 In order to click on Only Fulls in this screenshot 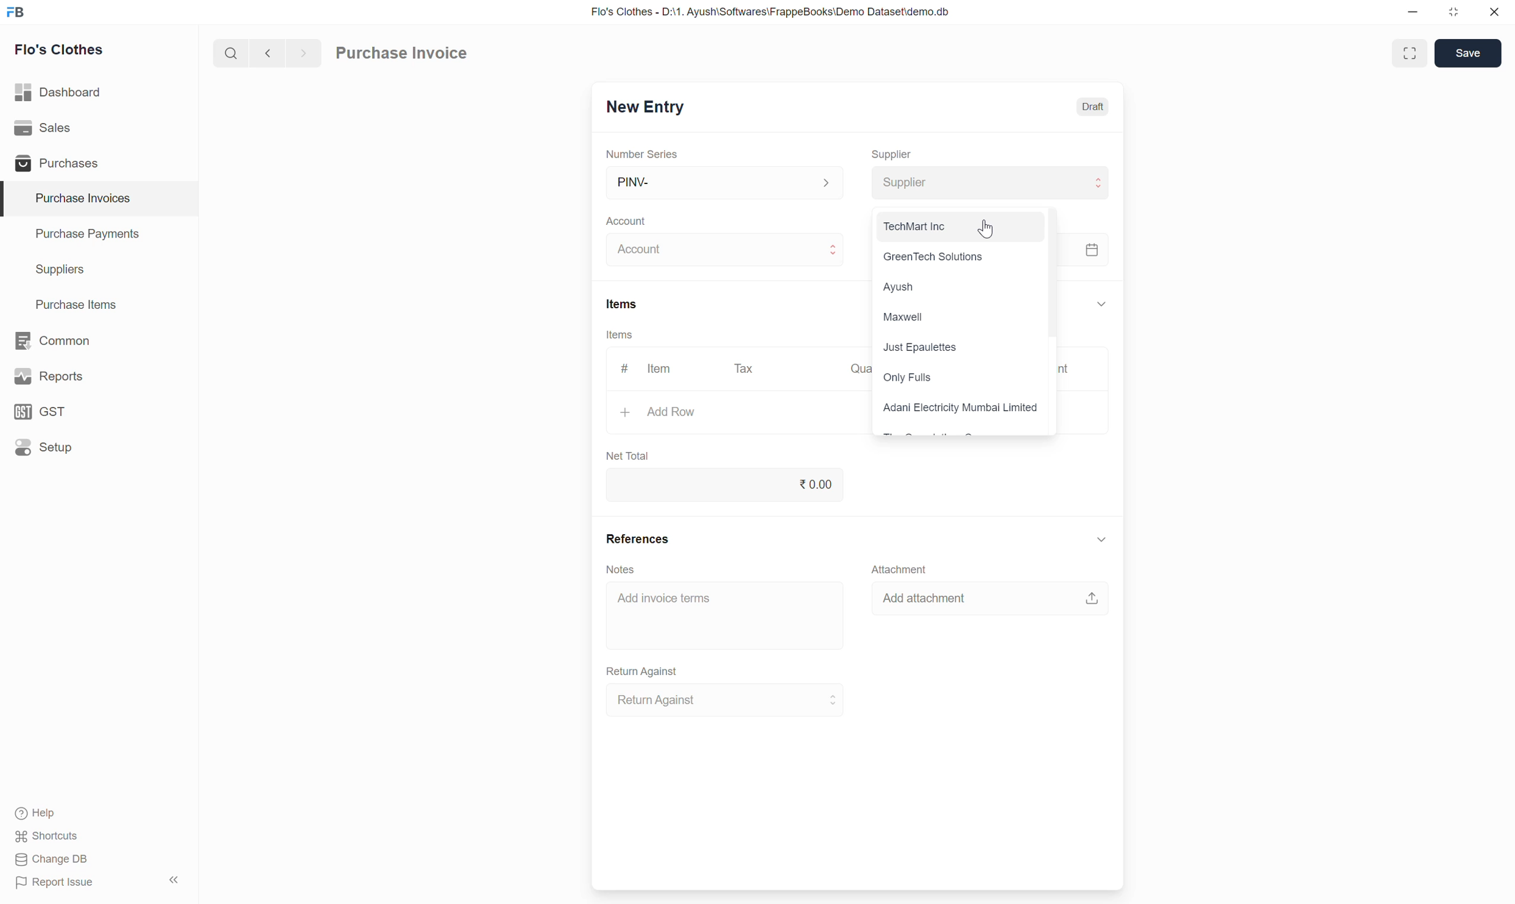, I will do `click(960, 377)`.